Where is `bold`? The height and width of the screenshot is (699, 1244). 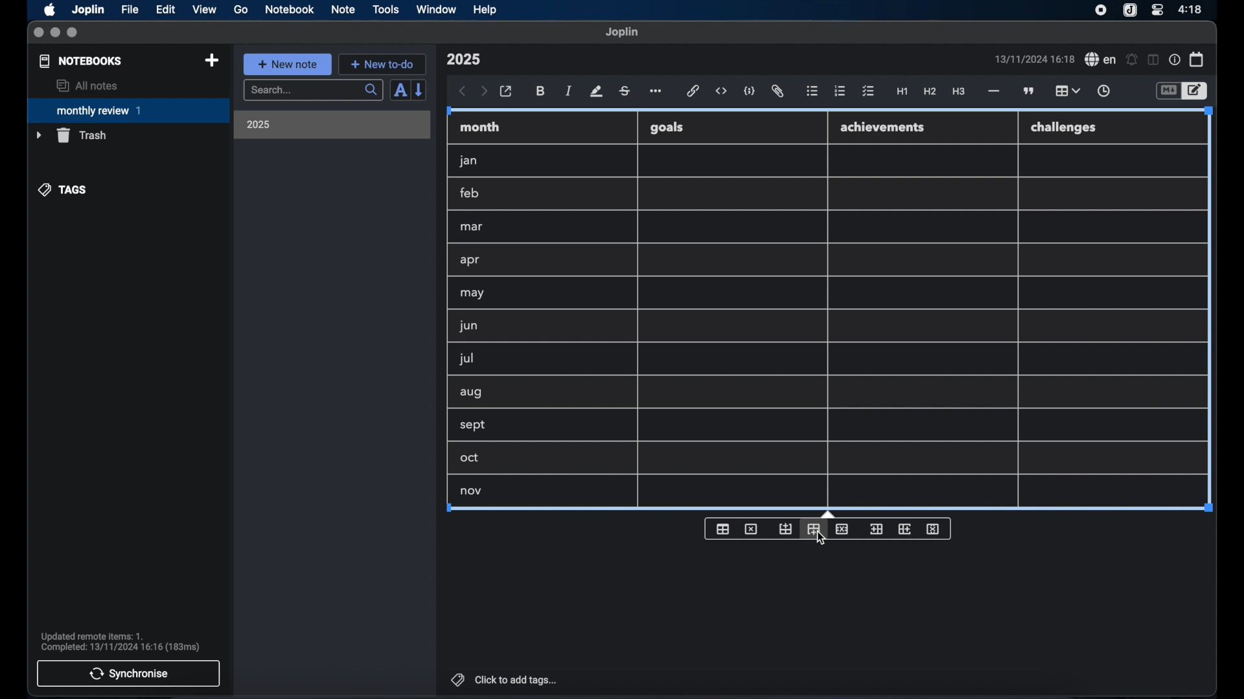
bold is located at coordinates (542, 91).